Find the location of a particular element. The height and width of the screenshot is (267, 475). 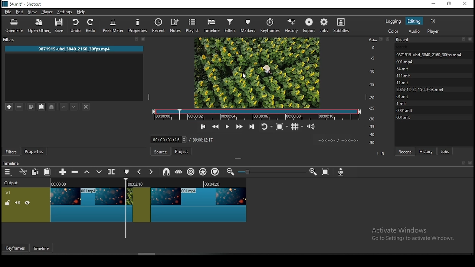

jobs is located at coordinates (445, 151).